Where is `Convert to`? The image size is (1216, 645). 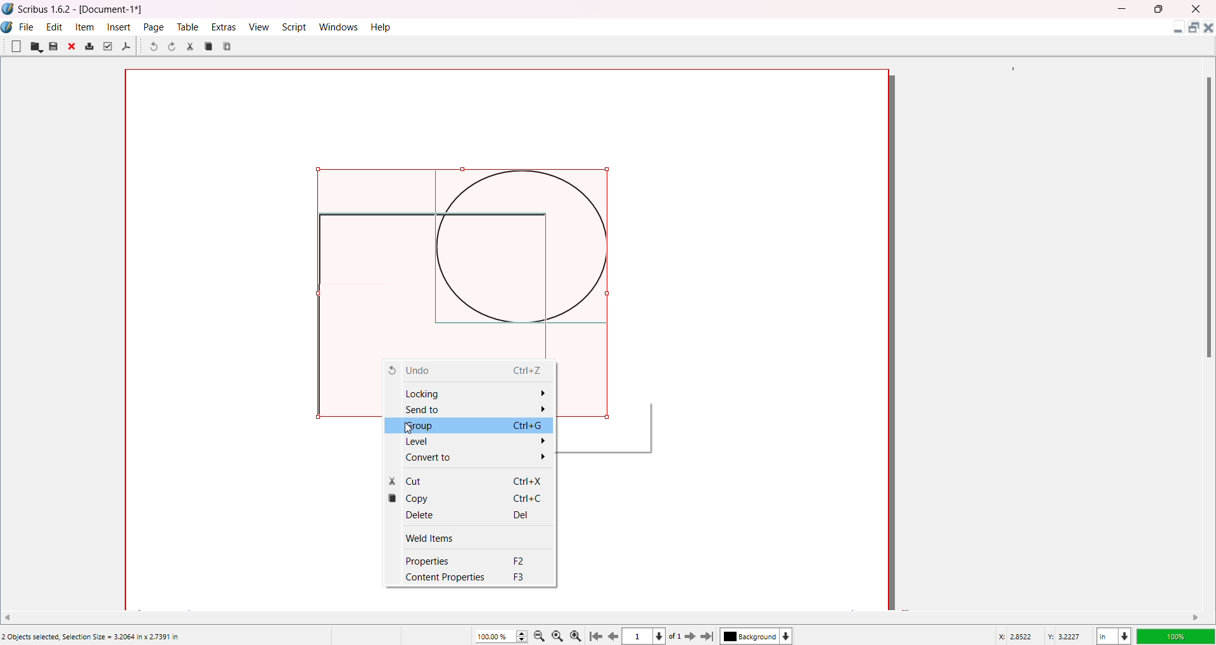
Convert to is located at coordinates (474, 459).